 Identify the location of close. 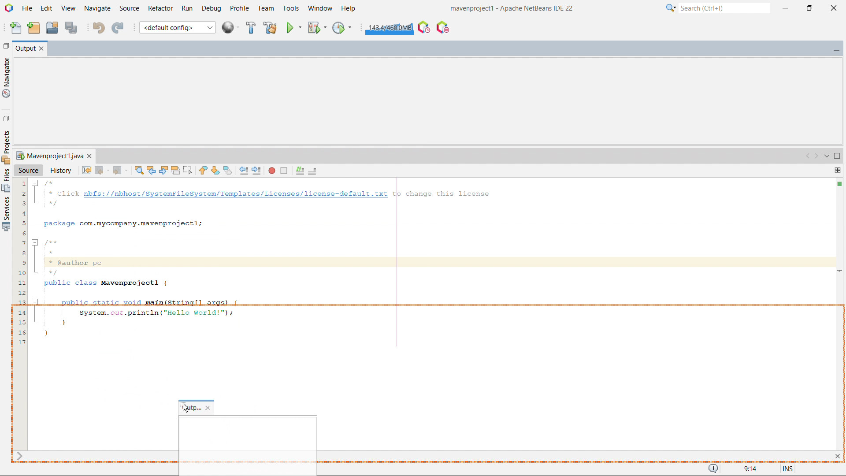
(209, 408).